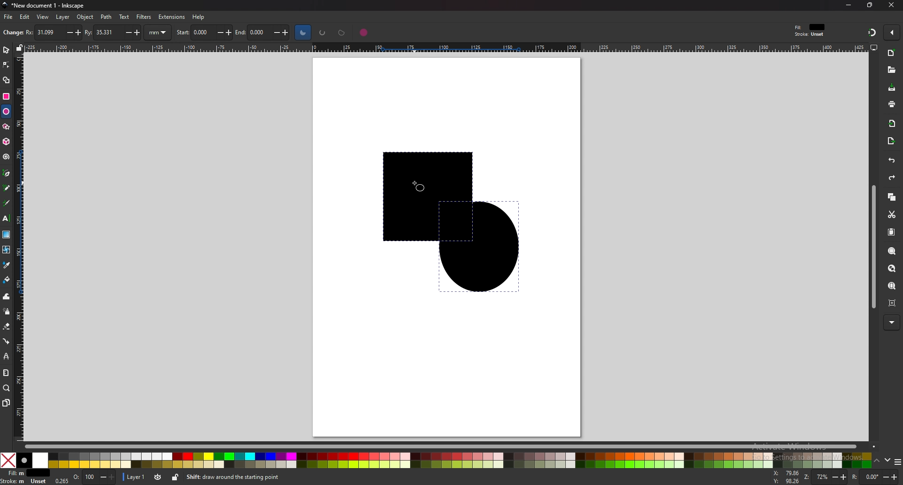 The height and width of the screenshot is (485, 903). What do you see at coordinates (6, 235) in the screenshot?
I see `gradient` at bounding box center [6, 235].